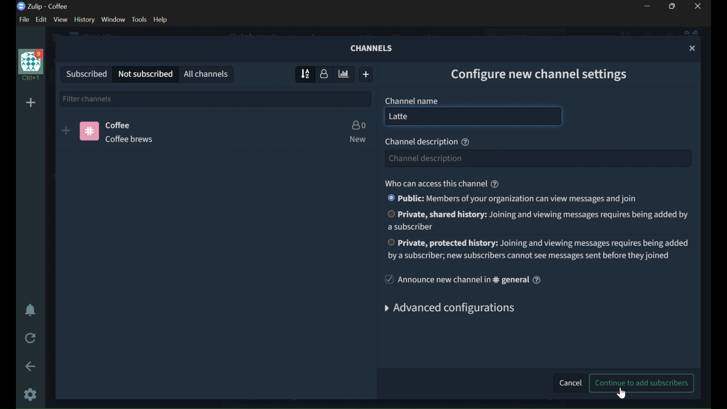 The width and height of the screenshot is (727, 409). Describe the element at coordinates (368, 74) in the screenshot. I see `CREATE NEW CHANNEL` at that location.